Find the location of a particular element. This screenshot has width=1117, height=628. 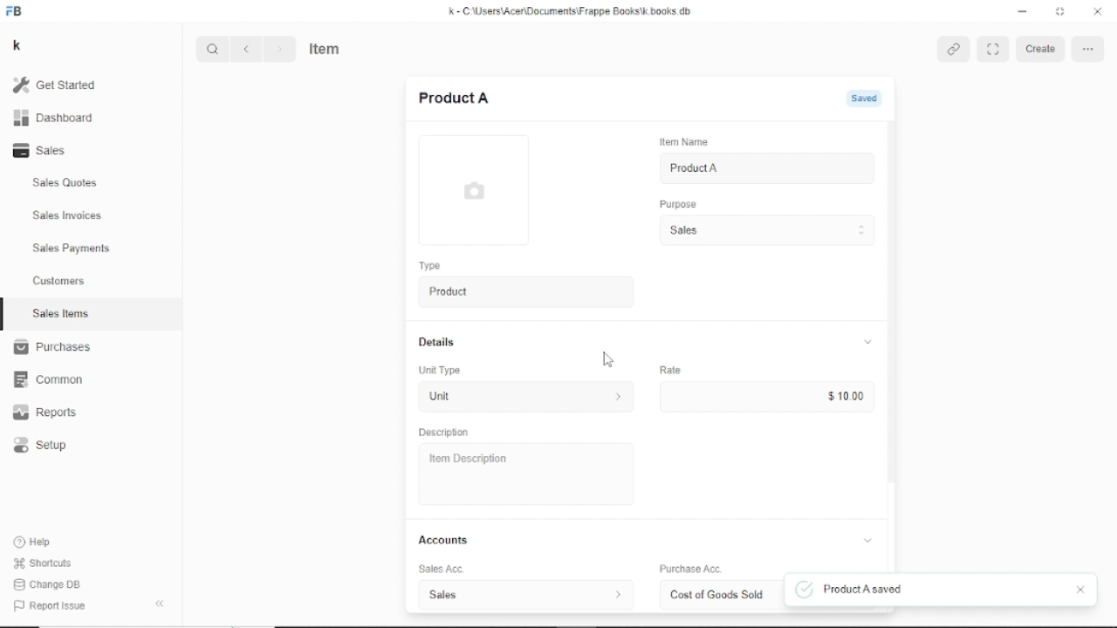

Report issue is located at coordinates (47, 604).